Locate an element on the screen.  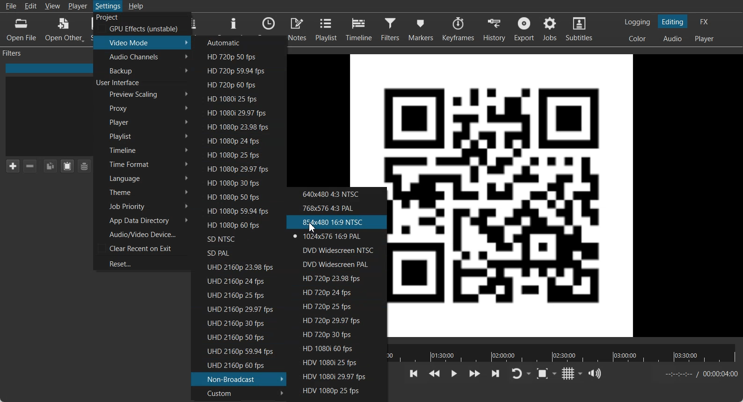
File preview window is located at coordinates (570, 195).